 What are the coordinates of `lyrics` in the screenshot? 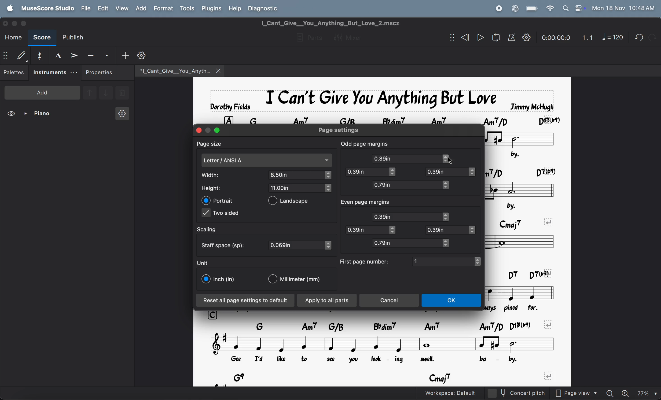 It's located at (373, 361).